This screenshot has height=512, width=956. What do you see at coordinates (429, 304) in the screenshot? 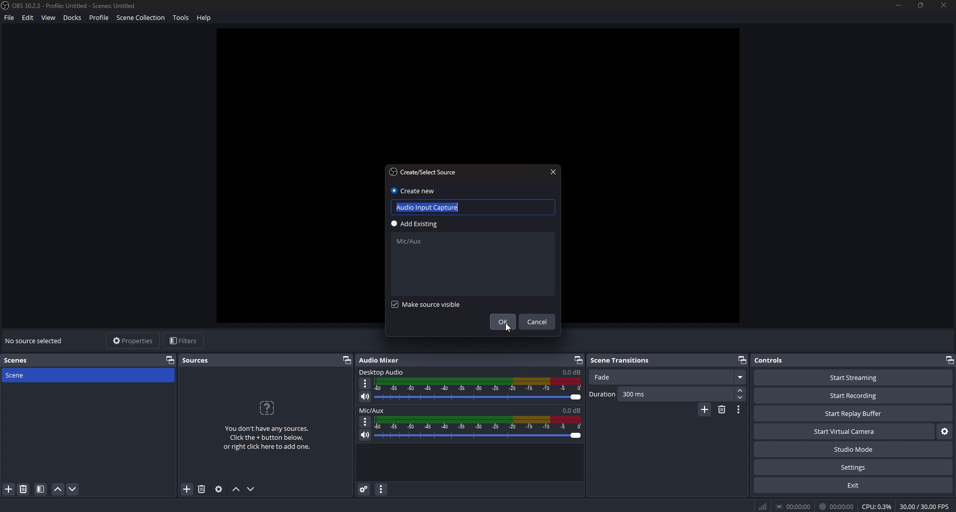
I see `make source visible` at bounding box center [429, 304].